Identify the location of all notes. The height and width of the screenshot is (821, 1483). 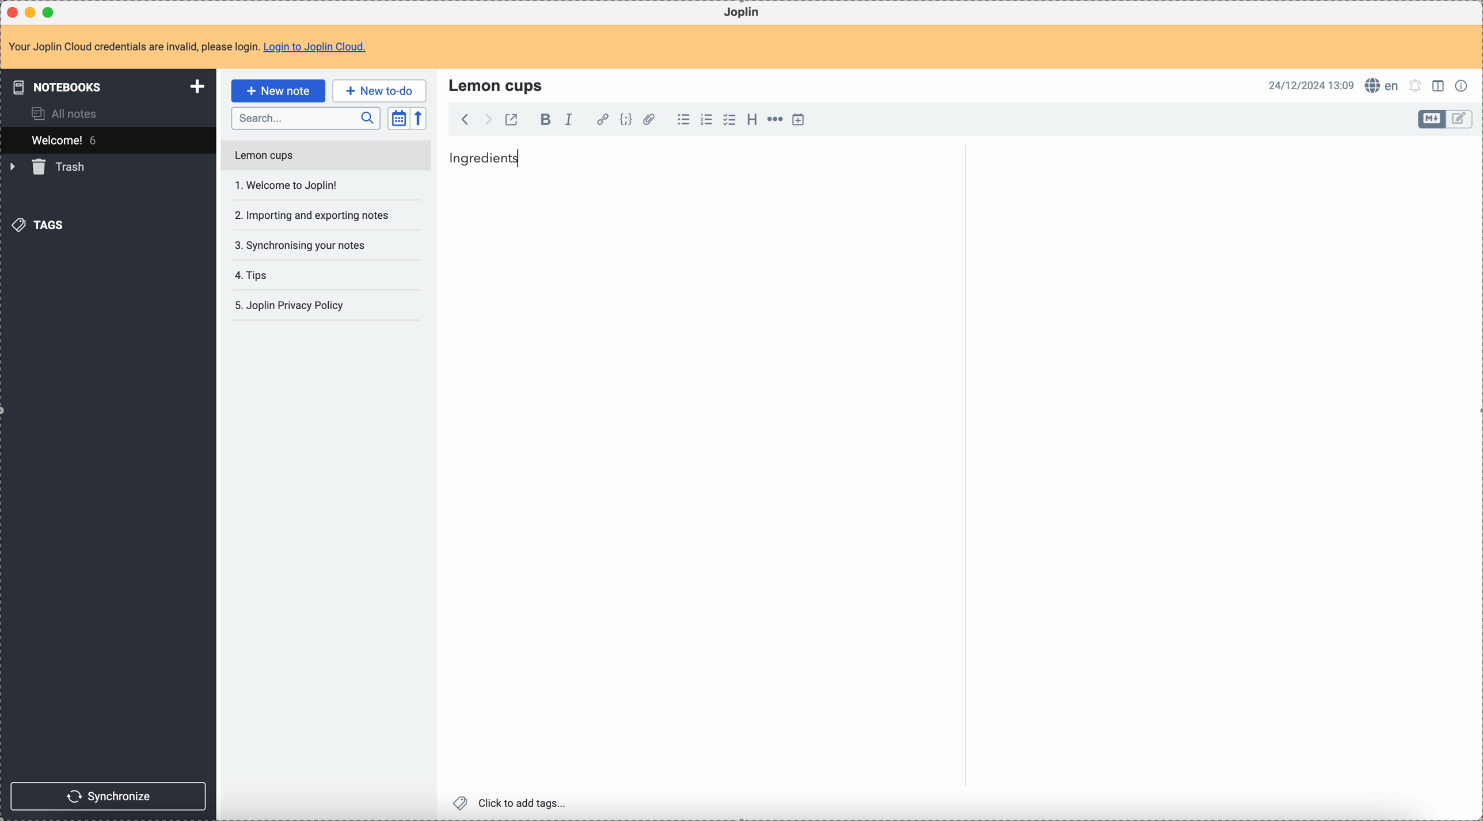
(68, 113).